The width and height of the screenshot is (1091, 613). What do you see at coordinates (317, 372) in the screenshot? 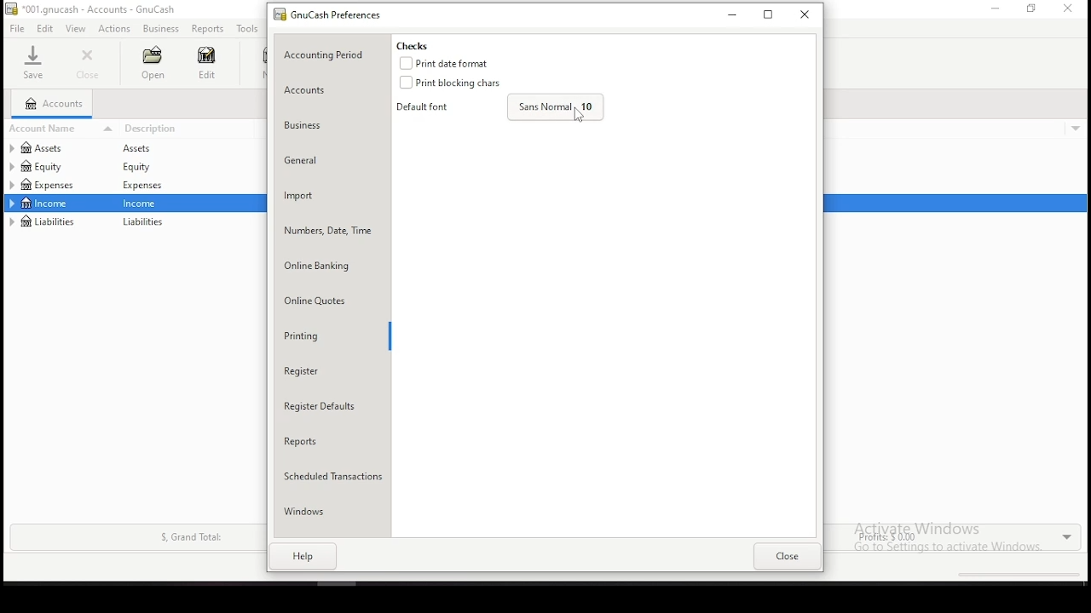
I see `register` at bounding box center [317, 372].